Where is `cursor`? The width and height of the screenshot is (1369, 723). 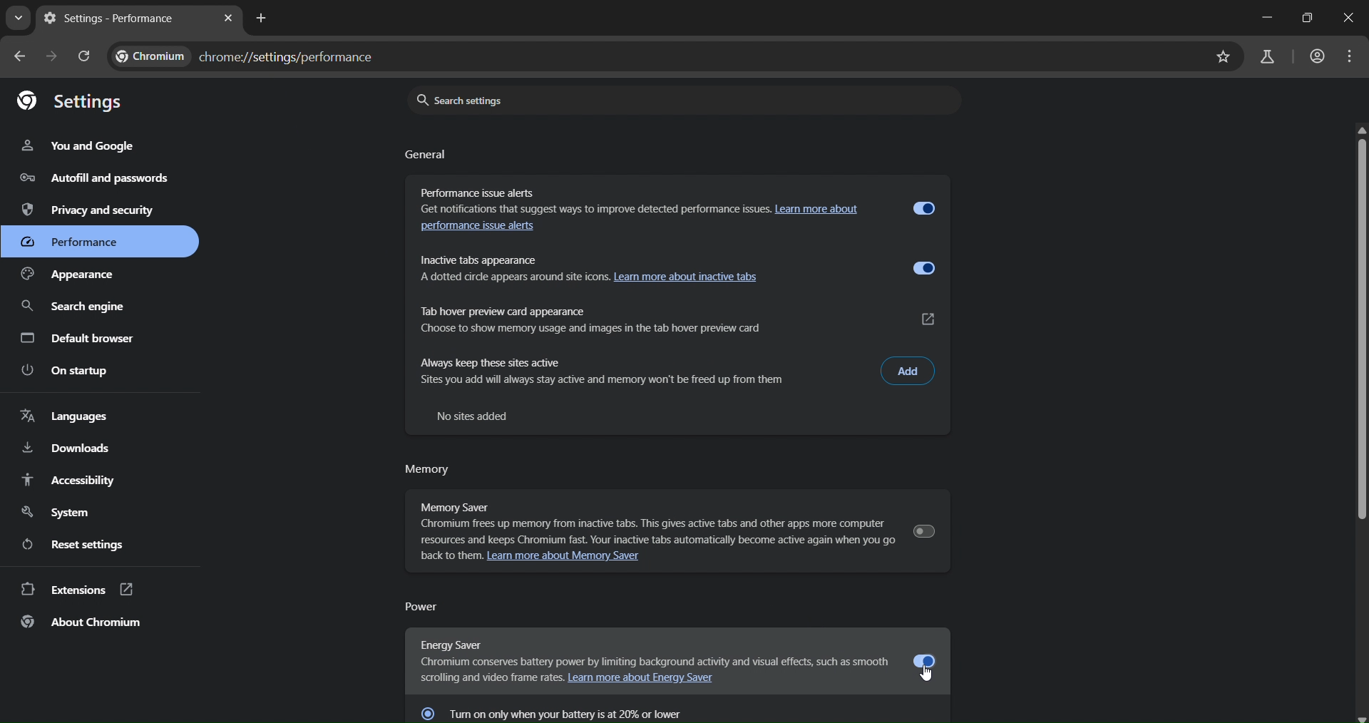 cursor is located at coordinates (928, 673).